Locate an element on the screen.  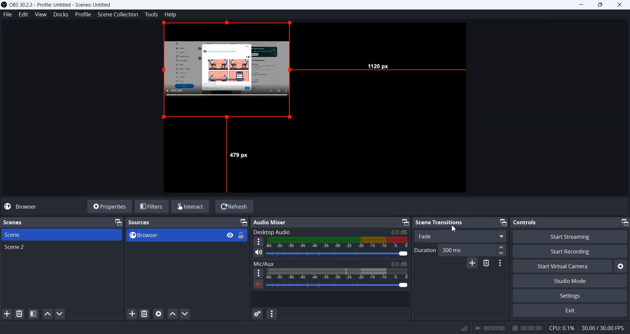
Browser is located at coordinates (23, 207).